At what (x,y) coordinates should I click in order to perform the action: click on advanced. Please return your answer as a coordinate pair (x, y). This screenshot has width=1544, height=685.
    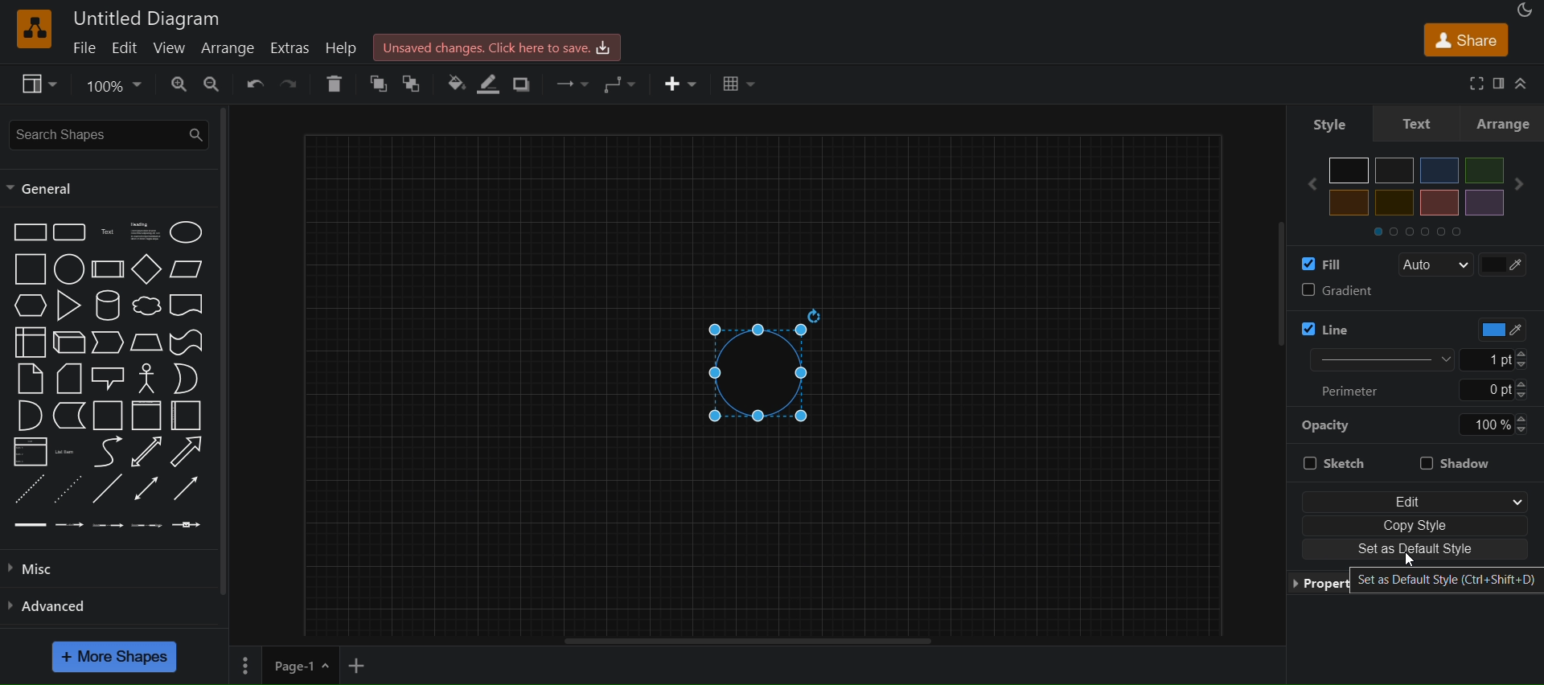
    Looking at the image, I should click on (56, 604).